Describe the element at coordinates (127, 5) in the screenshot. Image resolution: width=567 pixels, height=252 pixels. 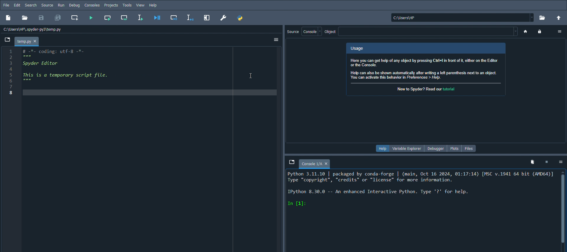
I see `Tools` at that location.